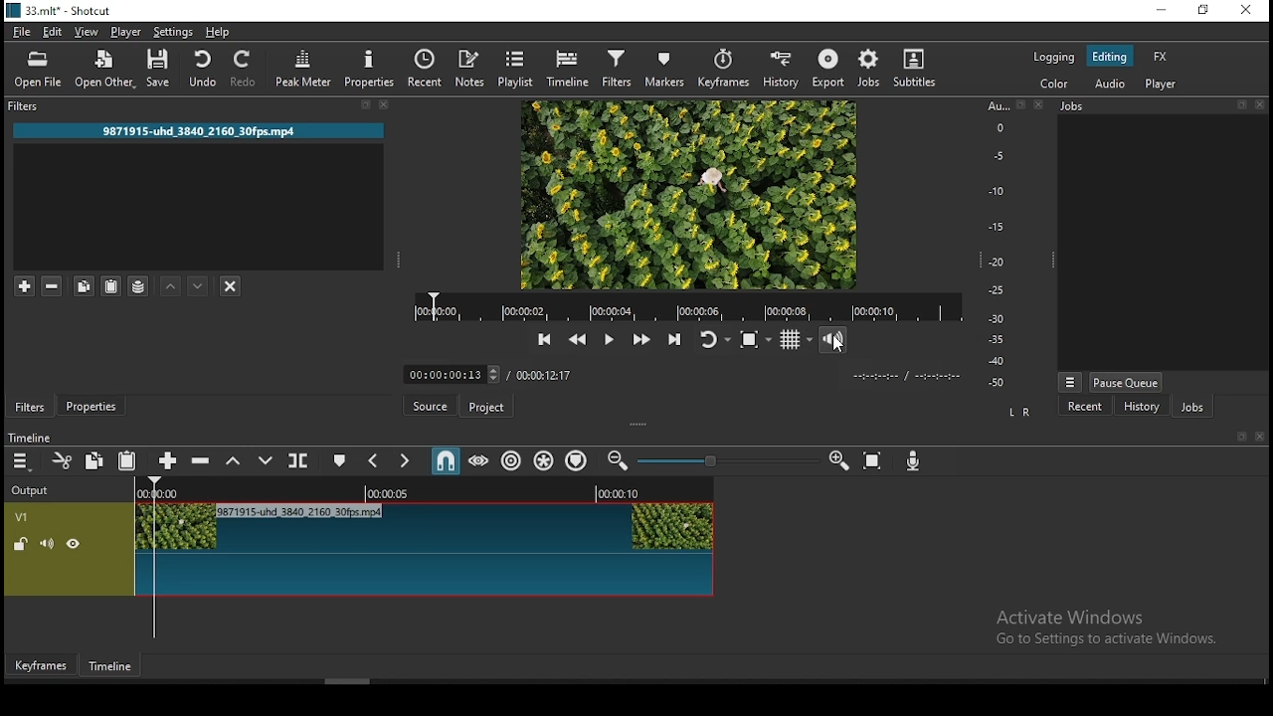 This screenshot has width=1273, height=716. Describe the element at coordinates (827, 71) in the screenshot. I see `export` at that location.